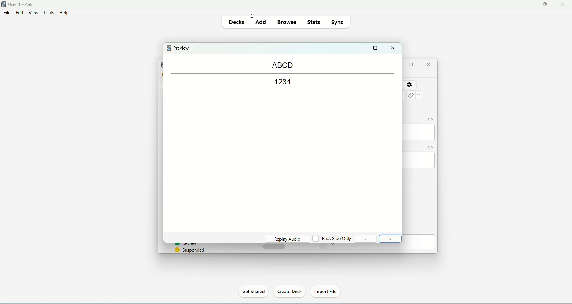 Image resolution: width=572 pixels, height=304 pixels. What do you see at coordinates (23, 4) in the screenshot?
I see `user1-Anki` at bounding box center [23, 4].